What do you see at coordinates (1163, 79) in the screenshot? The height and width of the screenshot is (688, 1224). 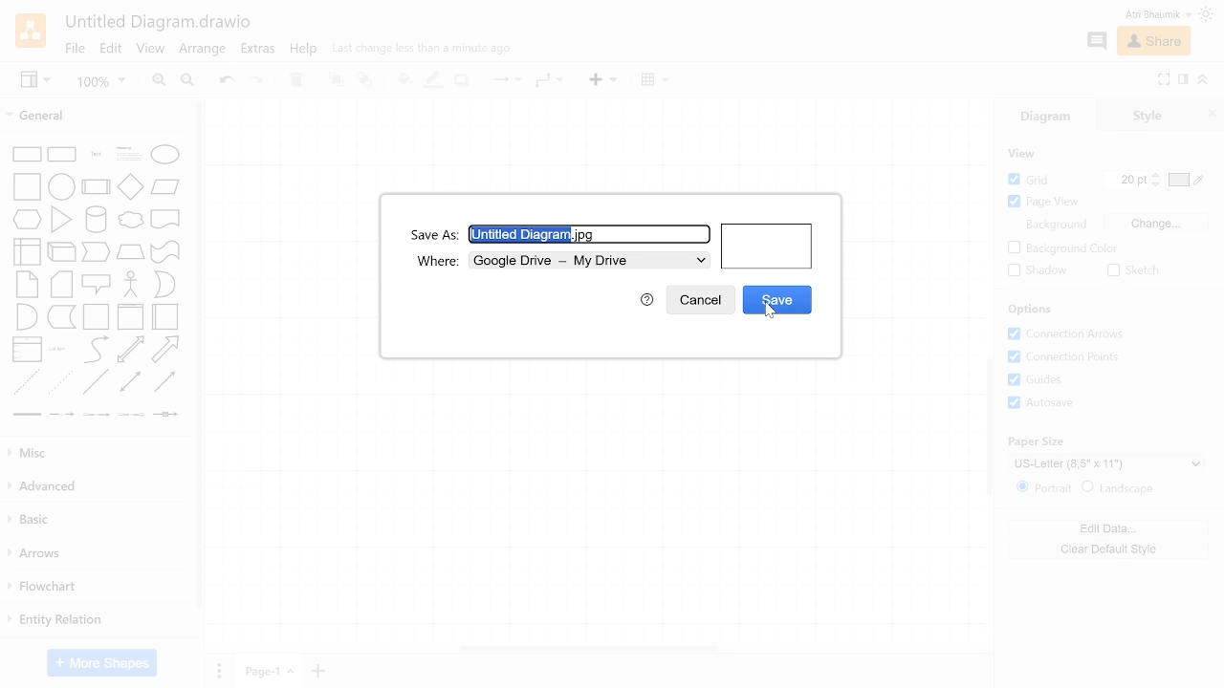 I see `Fullscreen` at bounding box center [1163, 79].